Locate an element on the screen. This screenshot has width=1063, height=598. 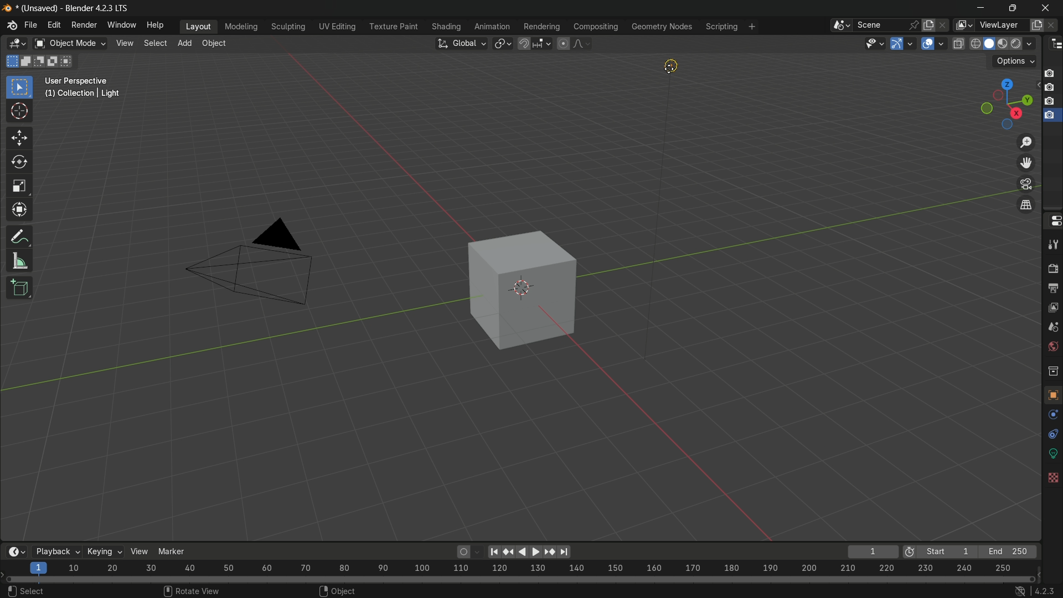
data is located at coordinates (1052, 492).